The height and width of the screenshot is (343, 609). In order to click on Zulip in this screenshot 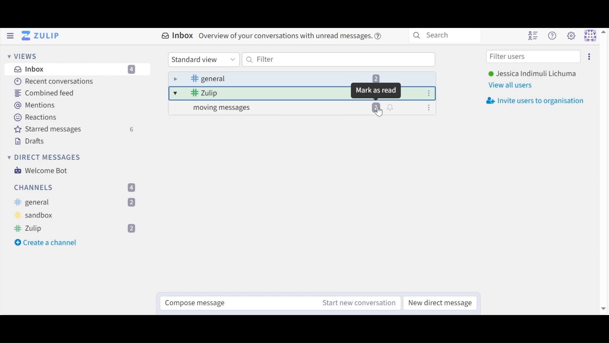, I will do `click(77, 228)`.